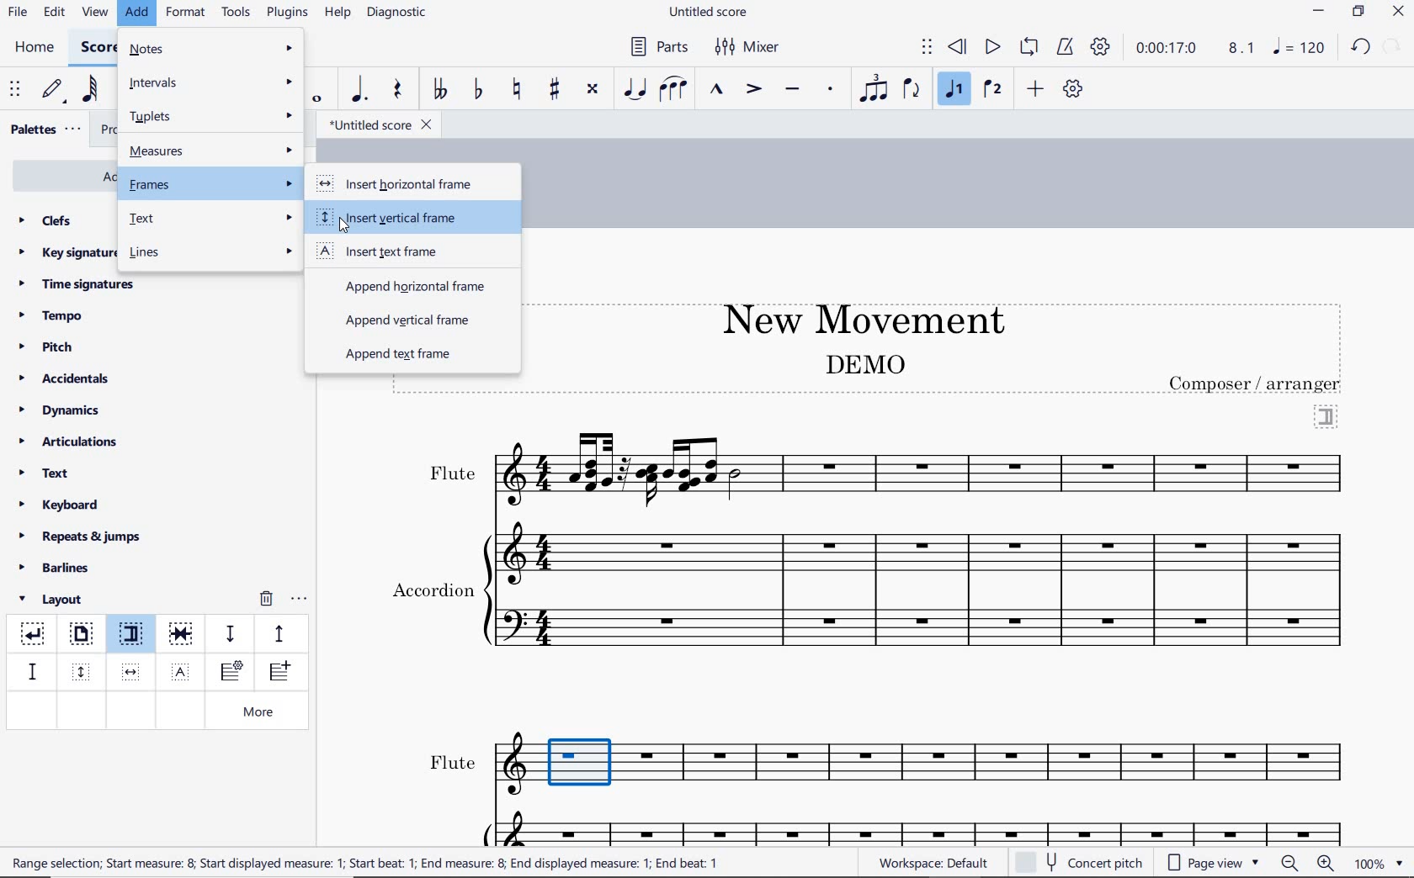 This screenshot has height=878, width=1414. Describe the element at coordinates (210, 149) in the screenshot. I see `measures` at that location.